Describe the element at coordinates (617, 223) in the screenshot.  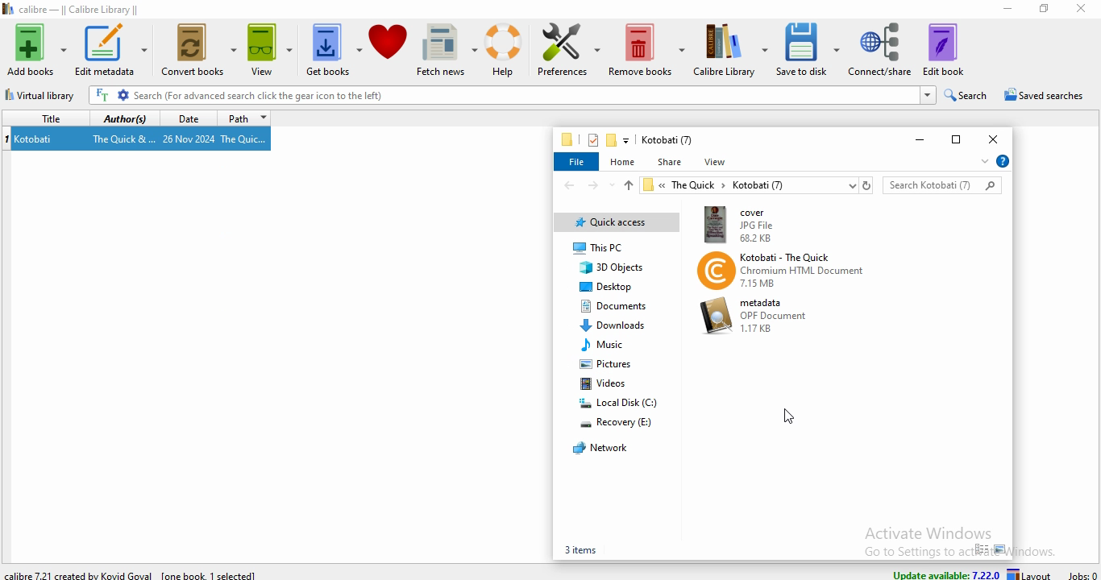
I see `quick access` at that location.